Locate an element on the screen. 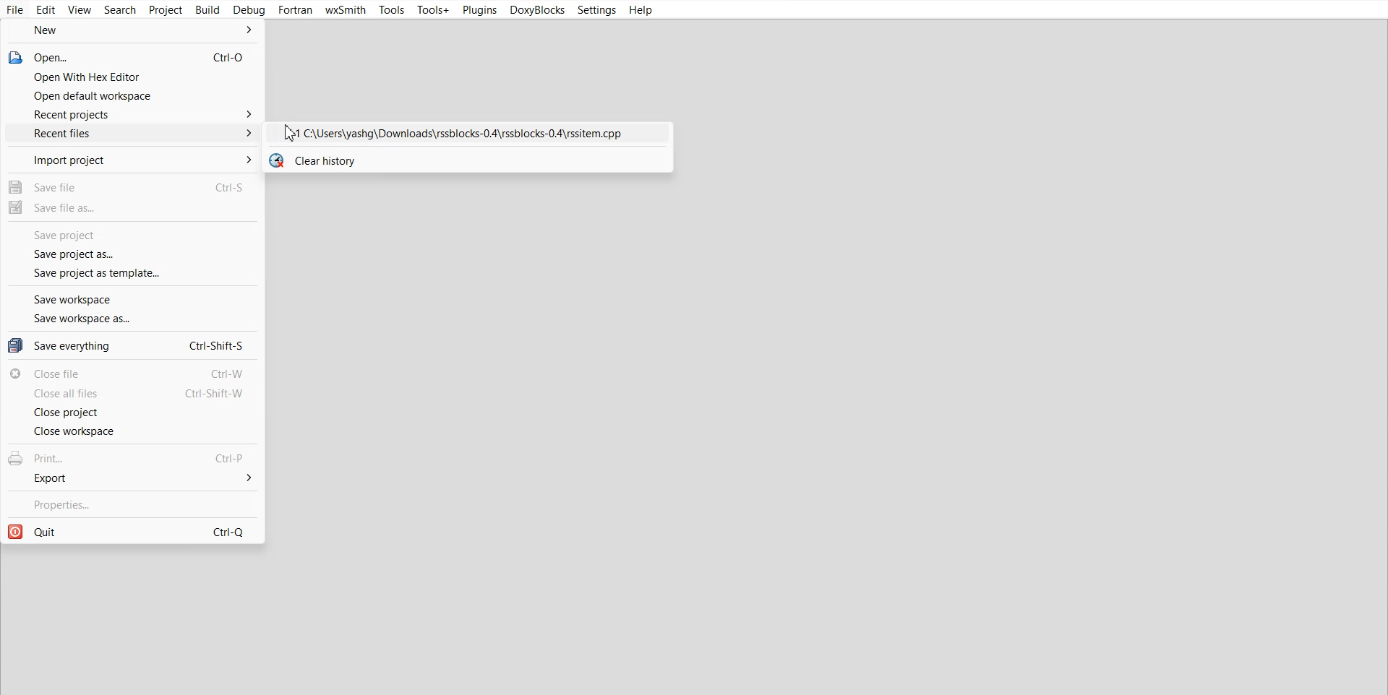  Close file is located at coordinates (133, 373).